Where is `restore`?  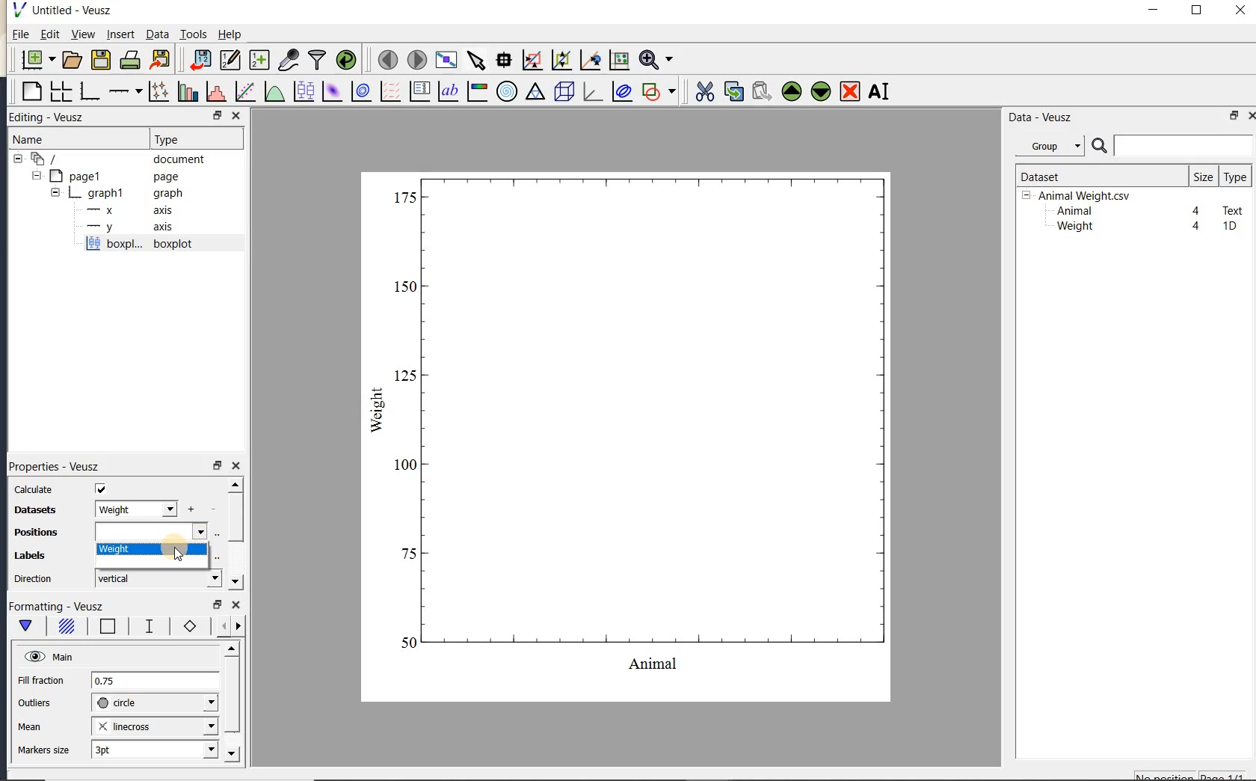
restore is located at coordinates (1235, 115).